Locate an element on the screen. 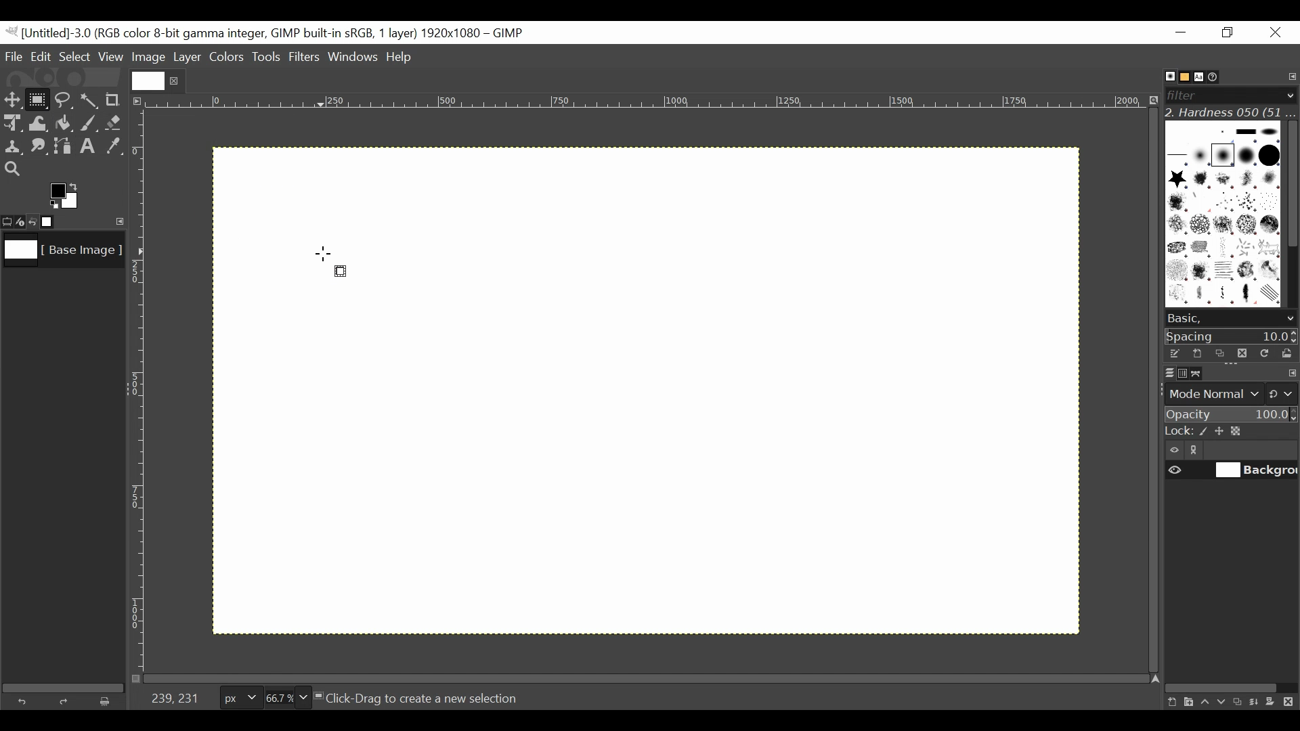 This screenshot has height=731, width=1300. Edit the brush is located at coordinates (1174, 353).